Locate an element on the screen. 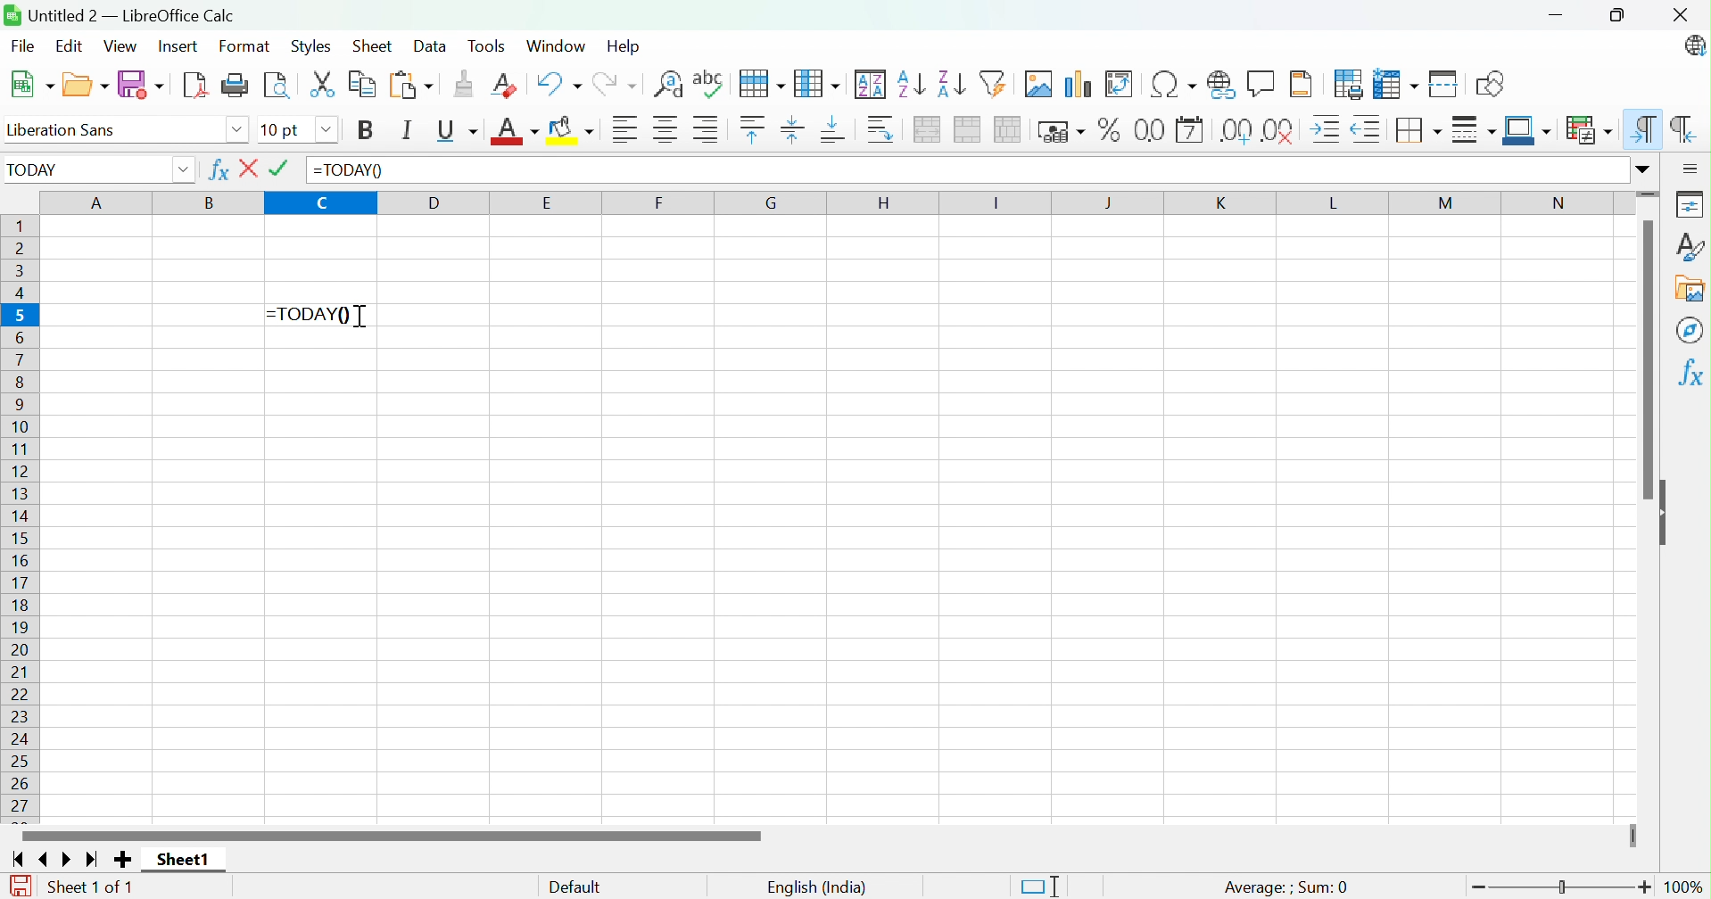 The height and width of the screenshot is (899, 1711). Export as PDF is located at coordinates (193, 85).